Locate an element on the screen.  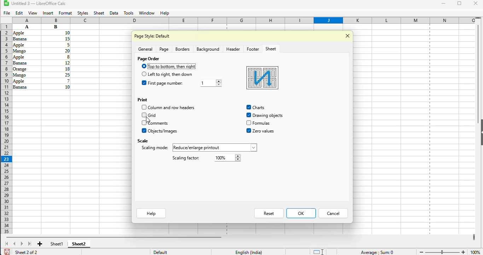
vertical scroll bar is located at coordinates (478, 74).